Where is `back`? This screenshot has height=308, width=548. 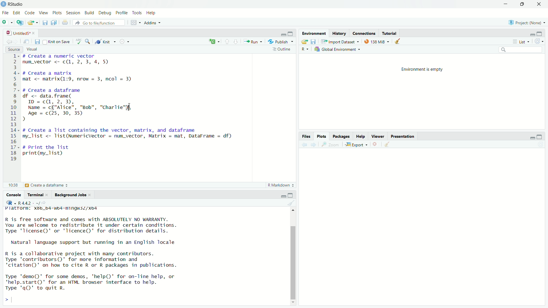 back is located at coordinates (305, 146).